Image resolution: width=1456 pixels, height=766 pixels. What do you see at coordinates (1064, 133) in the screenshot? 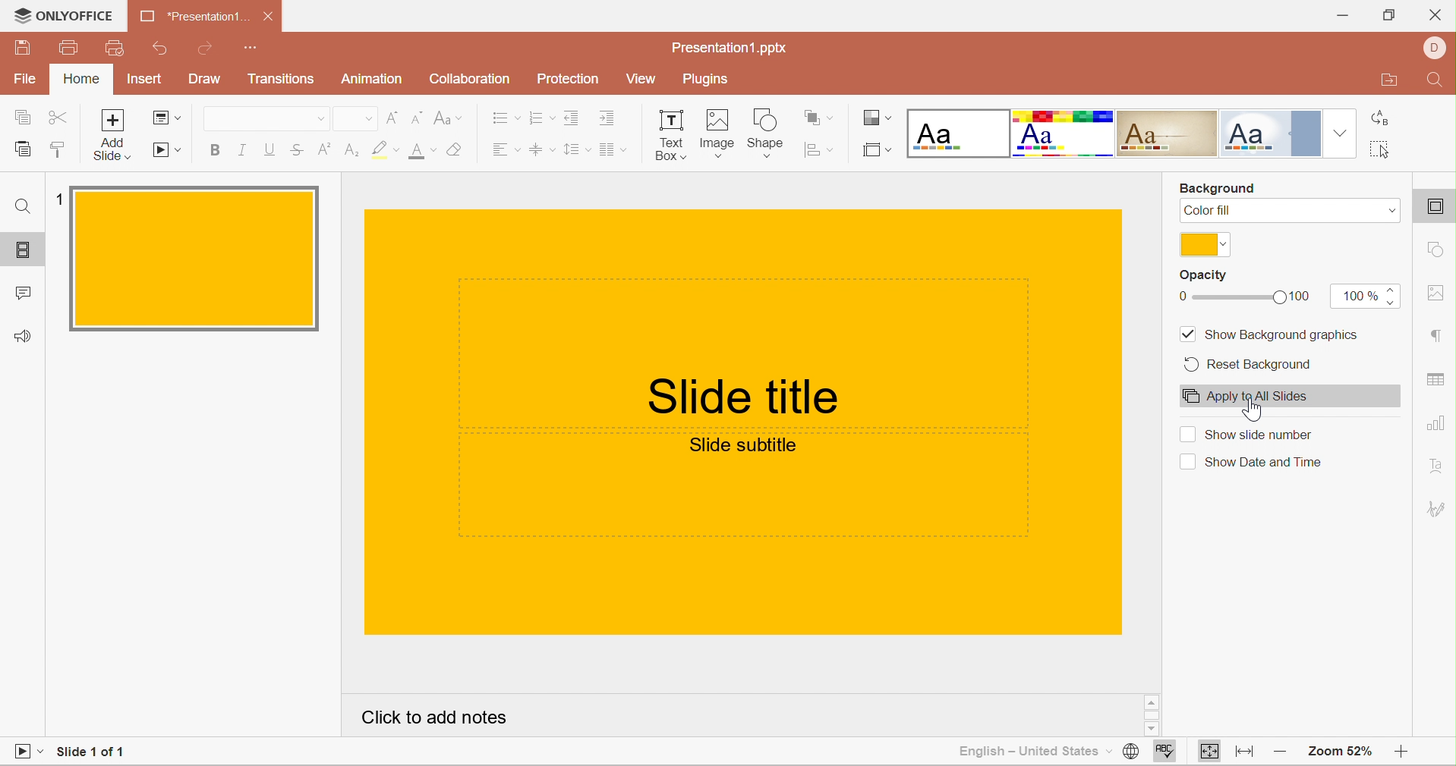
I see `Basic` at bounding box center [1064, 133].